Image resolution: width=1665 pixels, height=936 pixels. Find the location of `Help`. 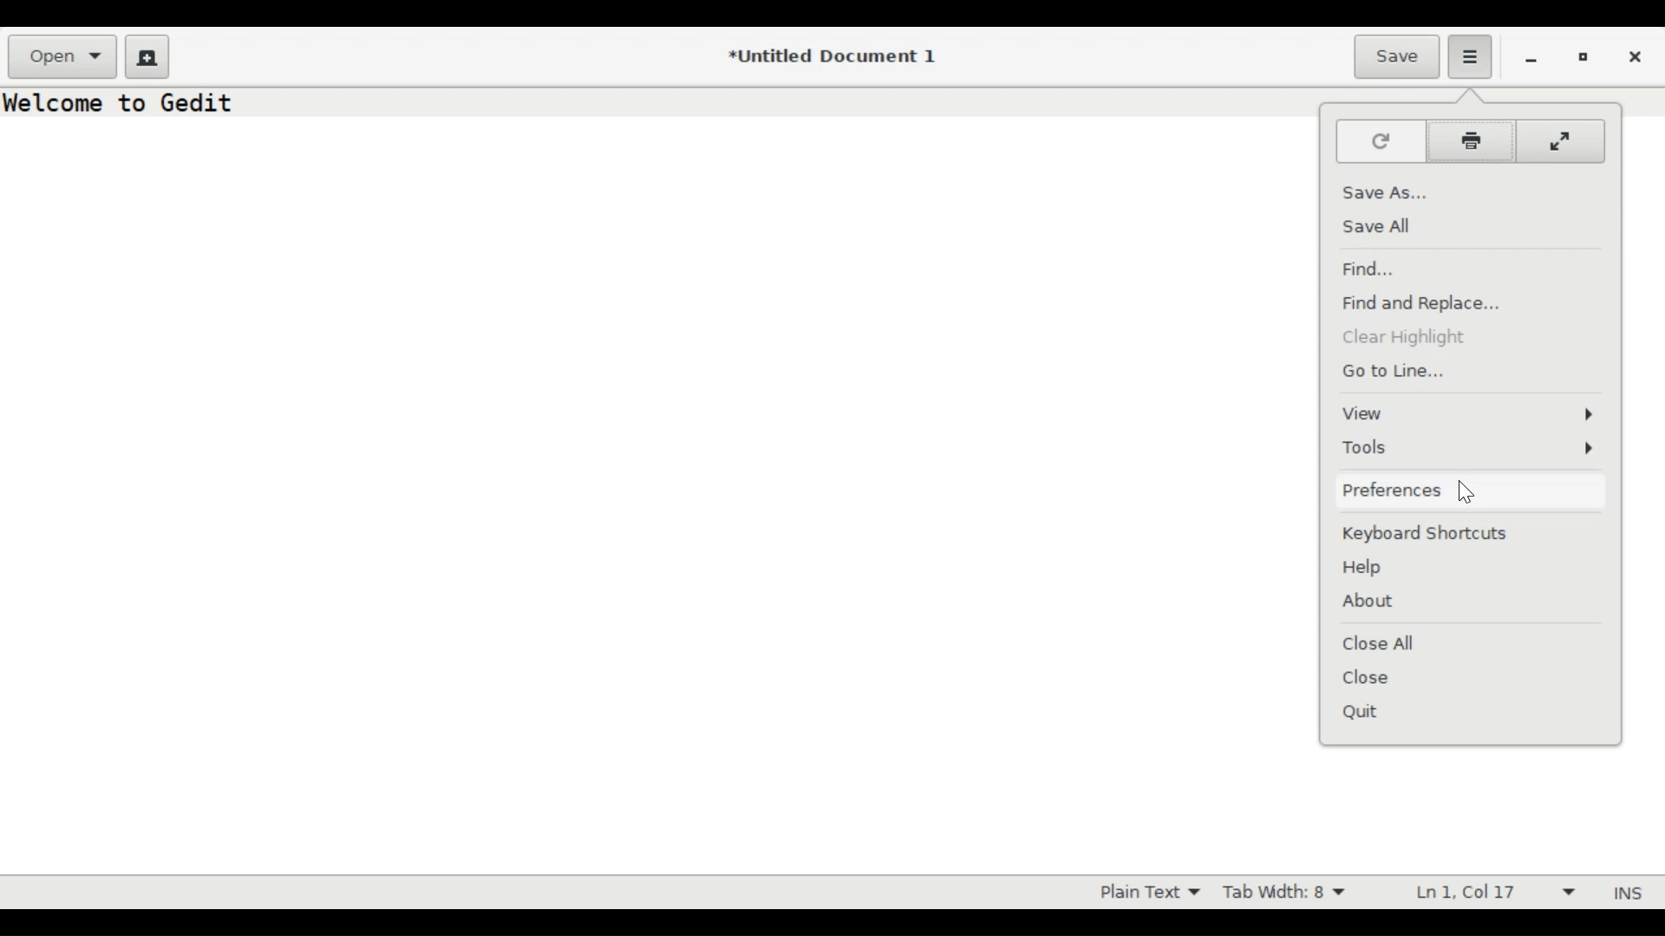

Help is located at coordinates (1369, 568).